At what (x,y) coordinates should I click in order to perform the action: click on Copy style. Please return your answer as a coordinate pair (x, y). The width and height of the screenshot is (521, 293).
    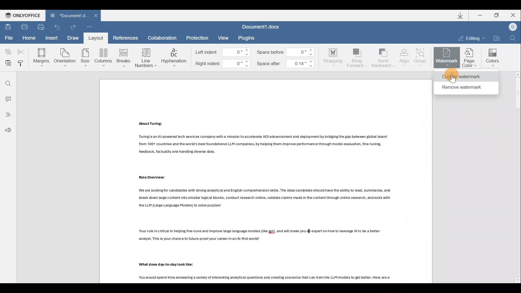
    Looking at the image, I should click on (22, 64).